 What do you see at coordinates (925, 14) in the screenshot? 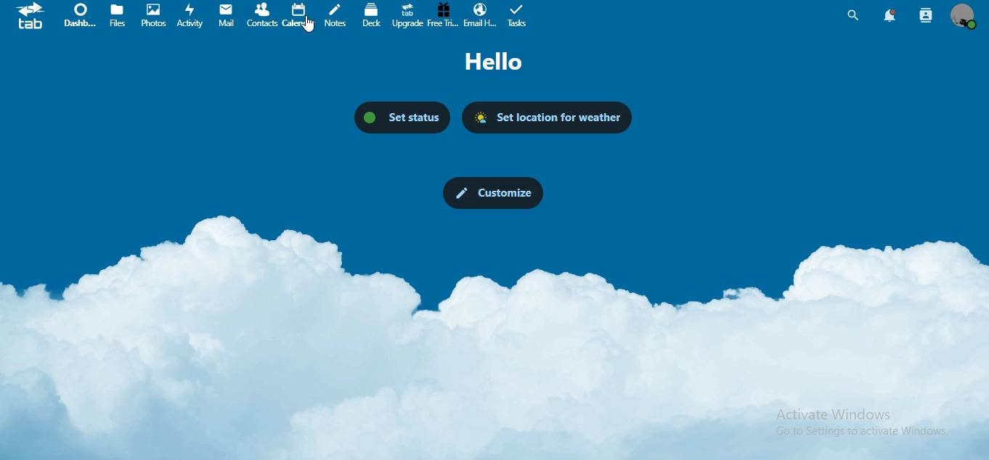
I see `search contact` at bounding box center [925, 14].